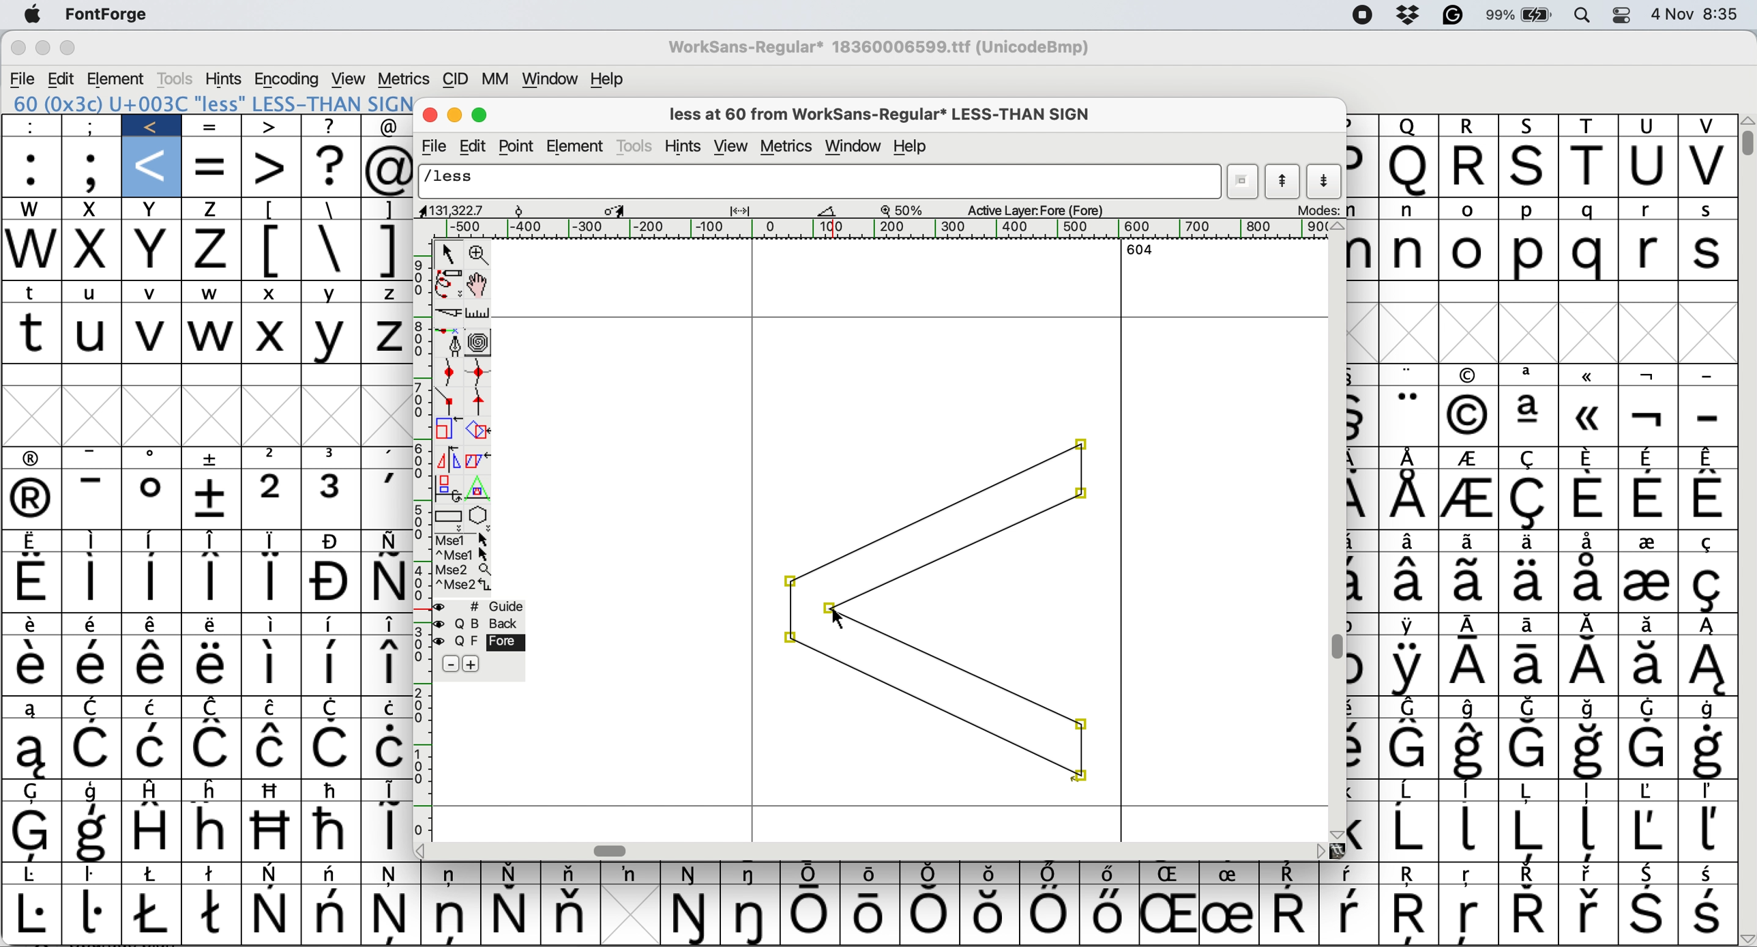  I want to click on Symbol, so click(1468, 874).